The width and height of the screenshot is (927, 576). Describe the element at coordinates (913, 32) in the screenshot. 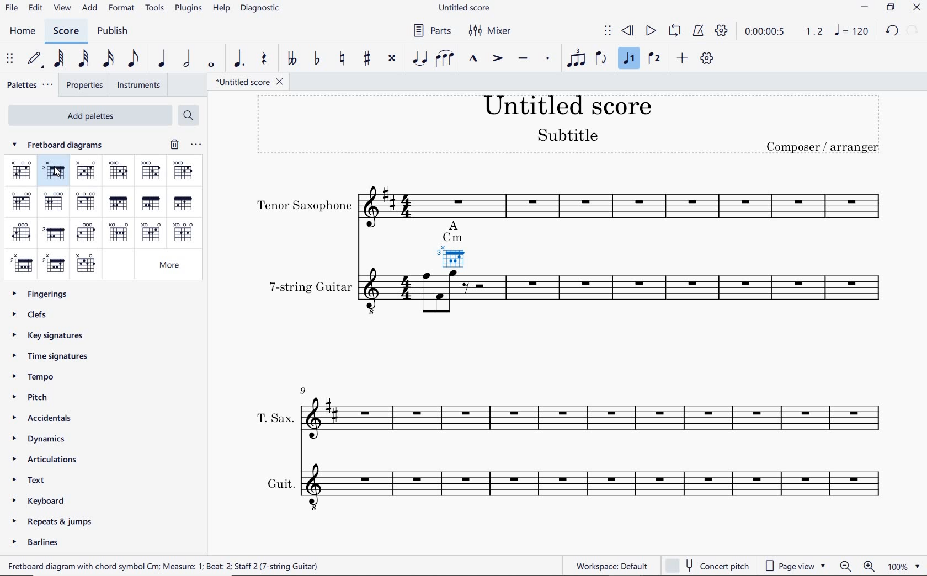

I see `REDO` at that location.